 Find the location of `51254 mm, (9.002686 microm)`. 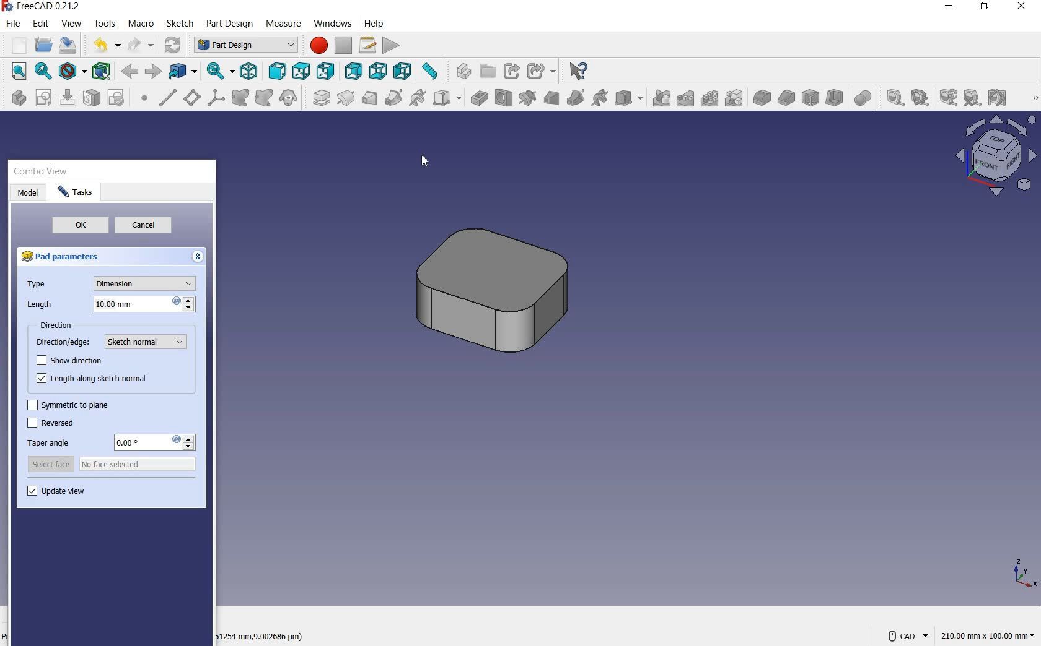

51254 mm, (9.002686 microm) is located at coordinates (260, 638).